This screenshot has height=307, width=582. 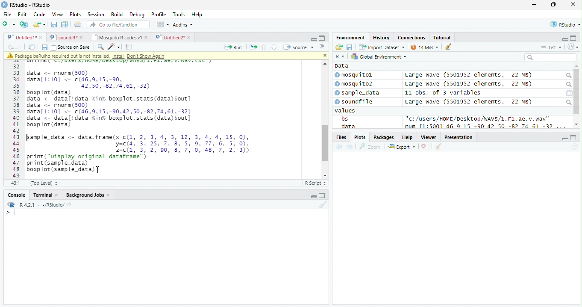 What do you see at coordinates (568, 85) in the screenshot?
I see `search` at bounding box center [568, 85].